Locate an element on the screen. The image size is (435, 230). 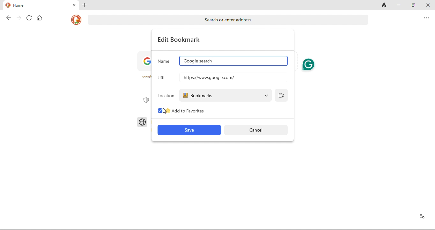
Grammarly is located at coordinates (309, 65).